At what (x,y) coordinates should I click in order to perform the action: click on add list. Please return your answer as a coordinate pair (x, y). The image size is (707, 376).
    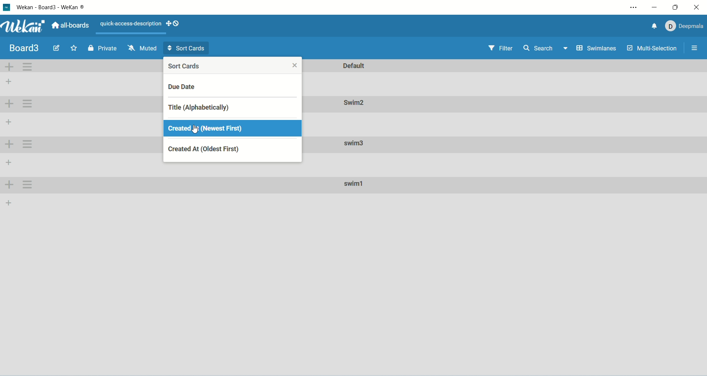
    Looking at the image, I should click on (10, 203).